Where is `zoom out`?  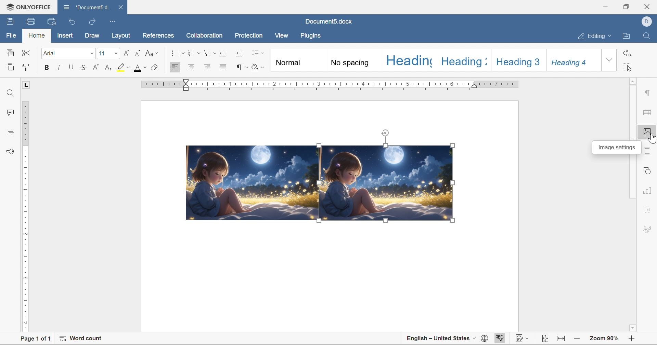 zoom out is located at coordinates (631, 340).